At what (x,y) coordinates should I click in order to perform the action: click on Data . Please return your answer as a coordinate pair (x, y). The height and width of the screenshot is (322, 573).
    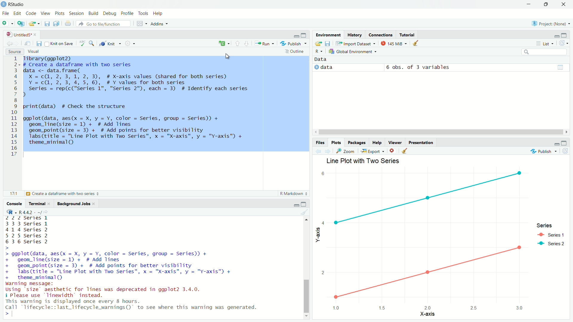
    Looking at the image, I should click on (440, 68).